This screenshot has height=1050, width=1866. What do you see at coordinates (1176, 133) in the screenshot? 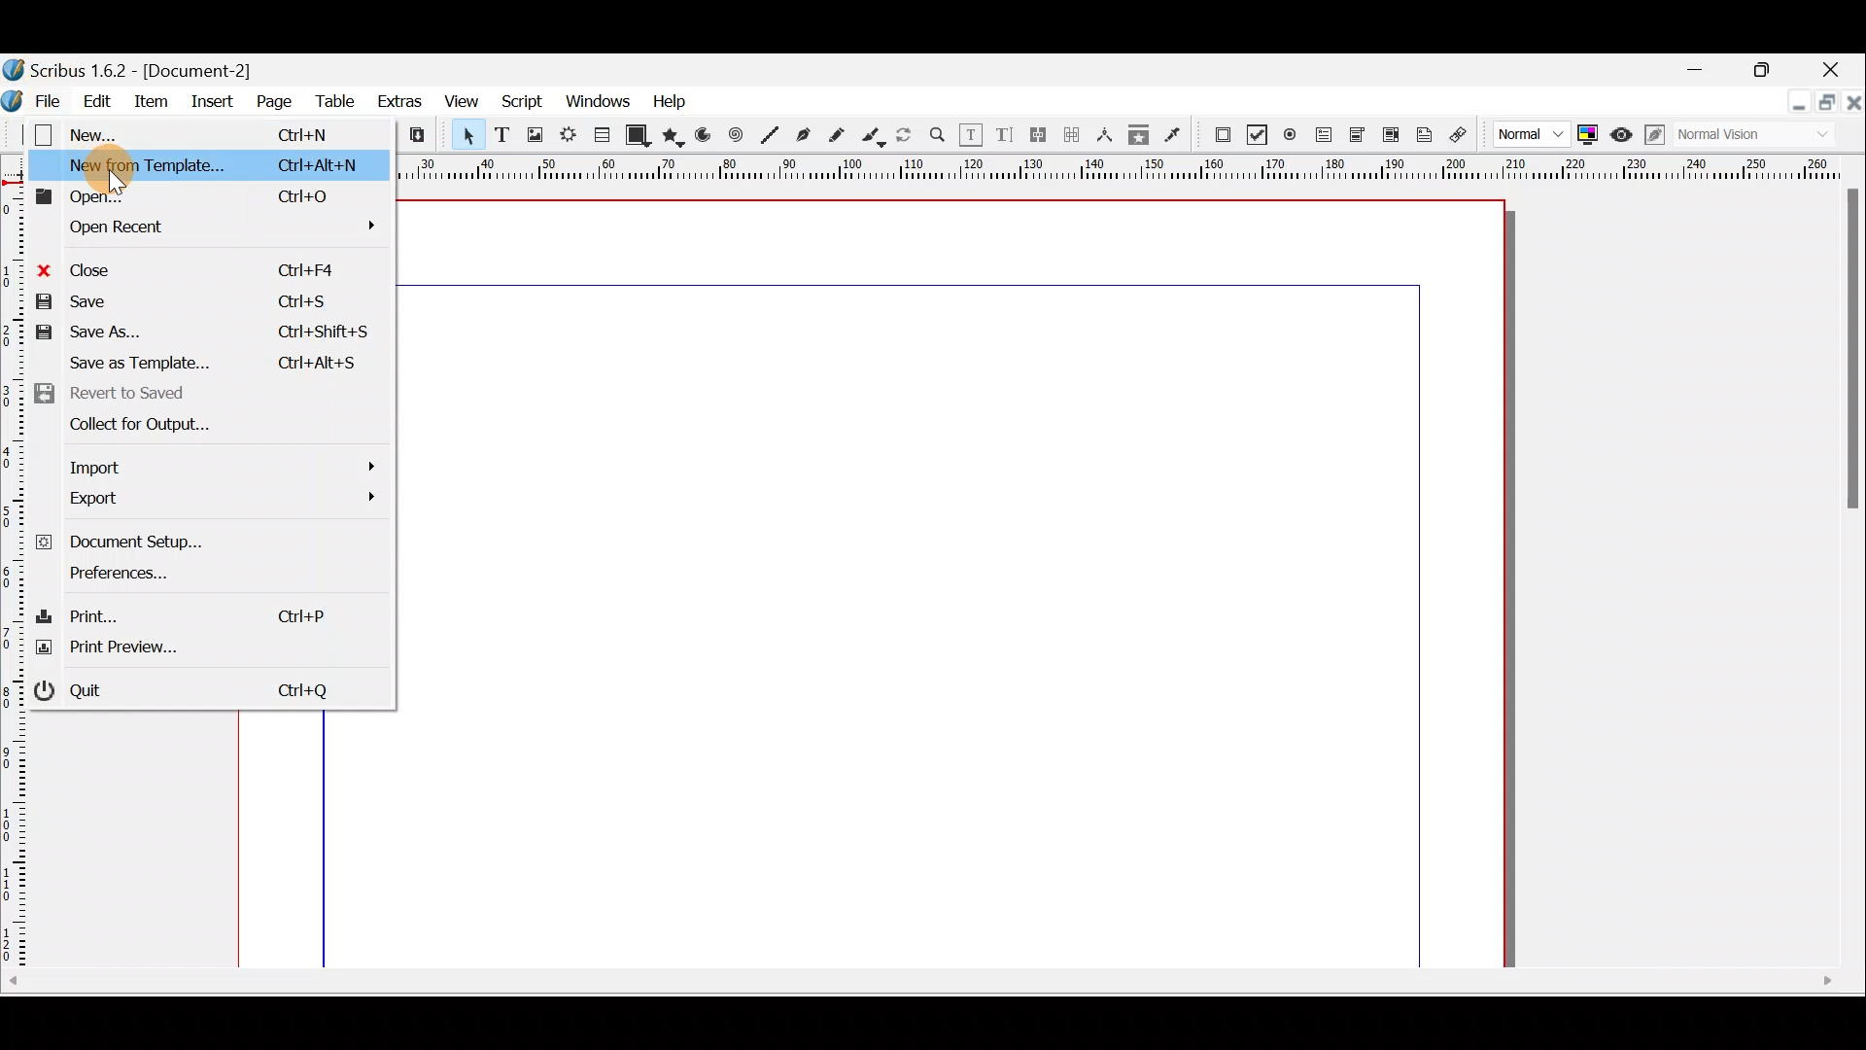
I see `Eye dropper` at bounding box center [1176, 133].